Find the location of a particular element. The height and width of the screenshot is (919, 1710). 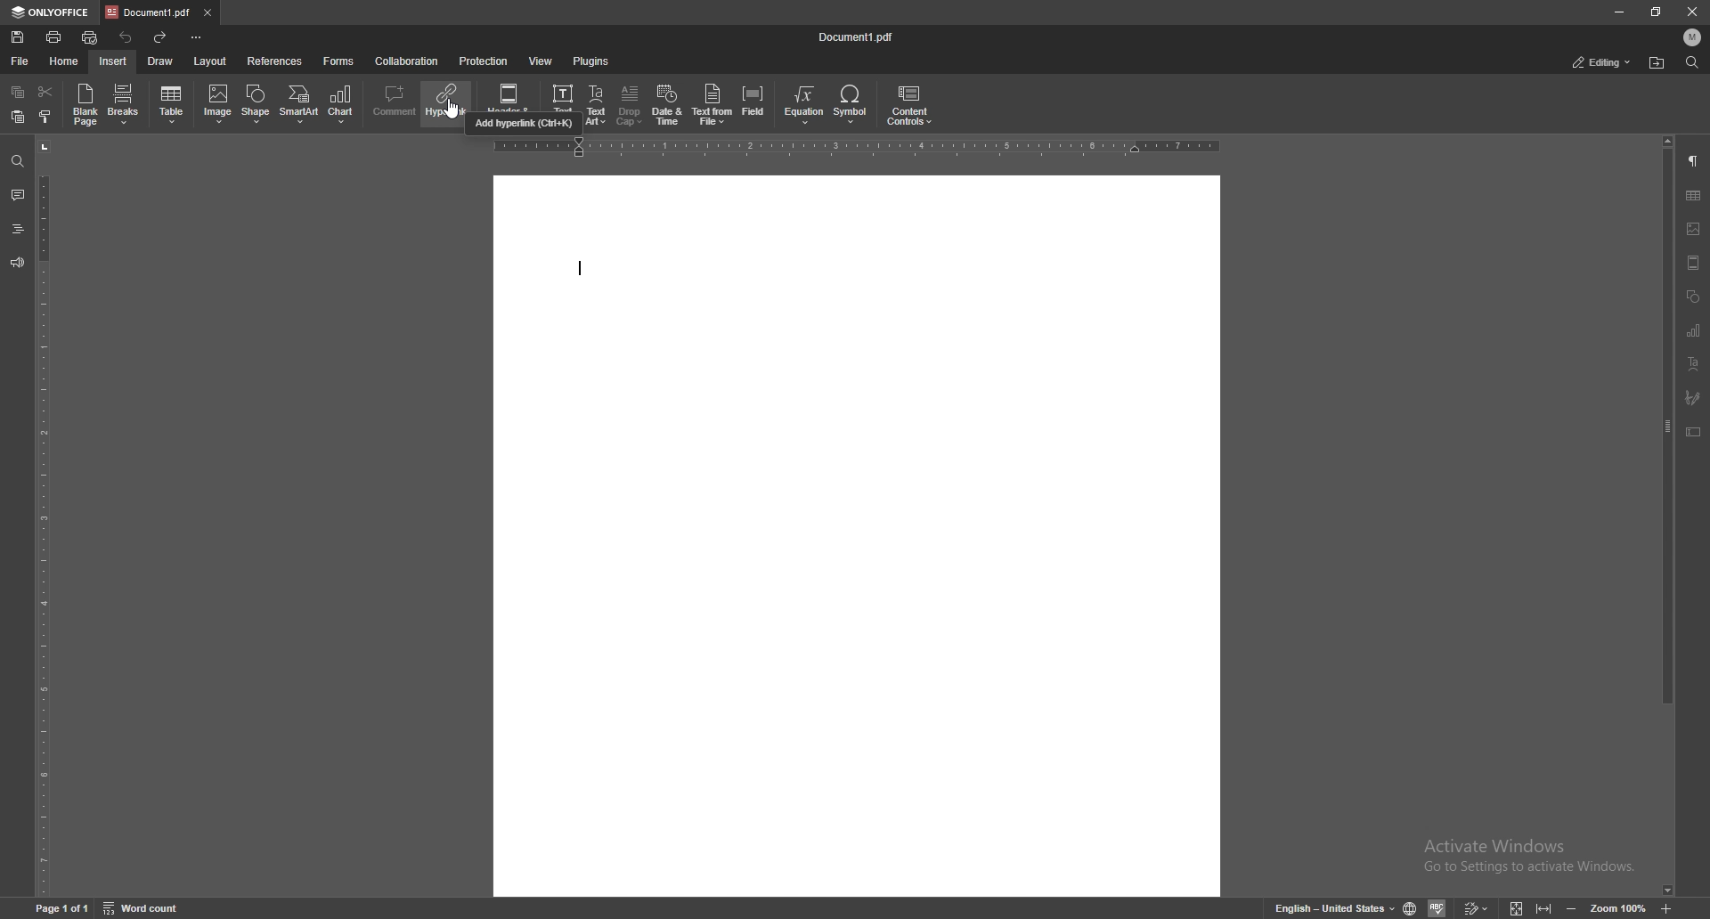

resize is located at coordinates (1659, 11).